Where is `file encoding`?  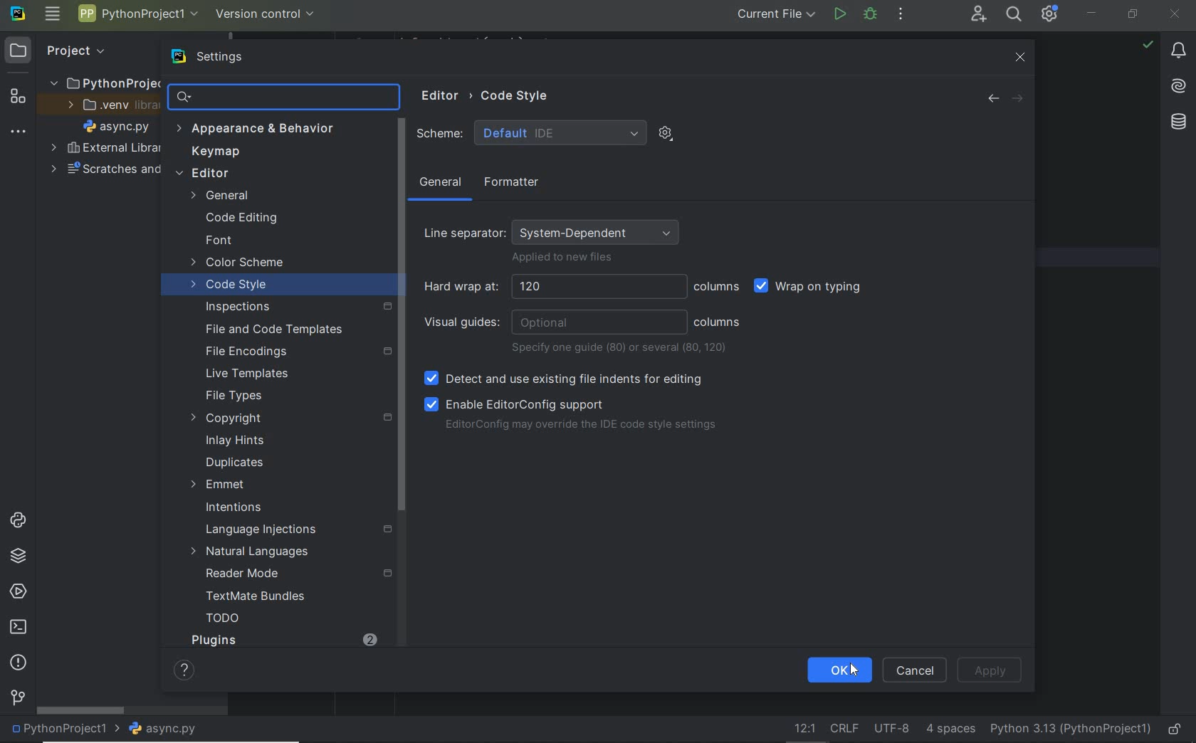 file encoding is located at coordinates (892, 729).